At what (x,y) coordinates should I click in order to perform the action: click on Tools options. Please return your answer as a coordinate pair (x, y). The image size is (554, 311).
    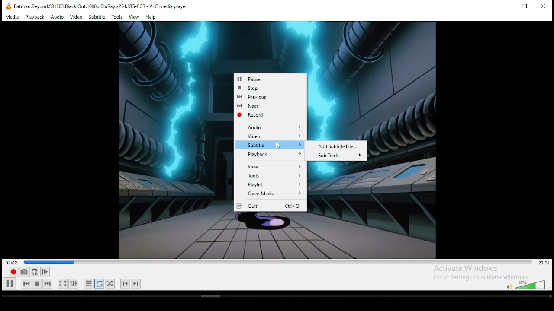
    Looking at the image, I should click on (271, 175).